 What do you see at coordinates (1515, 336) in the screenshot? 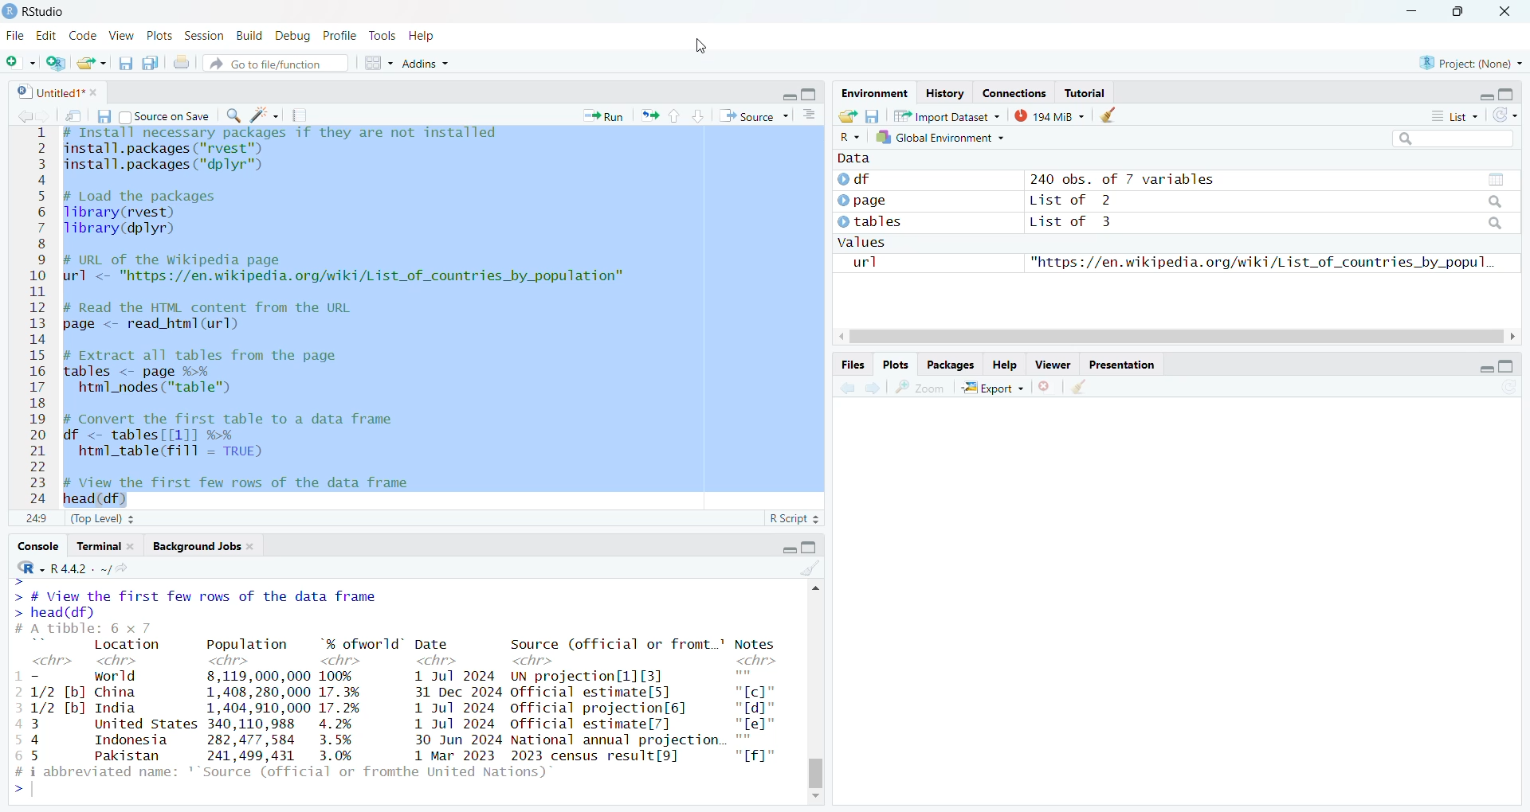
I see `scroll right` at bounding box center [1515, 336].